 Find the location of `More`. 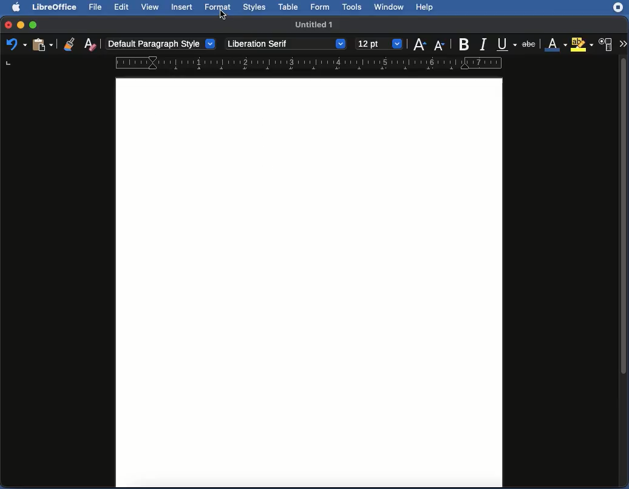

More is located at coordinates (623, 42).